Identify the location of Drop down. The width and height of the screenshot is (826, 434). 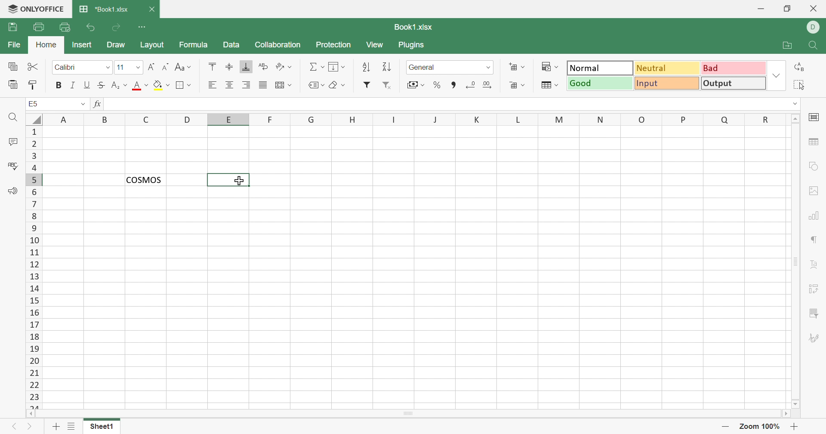
(489, 68).